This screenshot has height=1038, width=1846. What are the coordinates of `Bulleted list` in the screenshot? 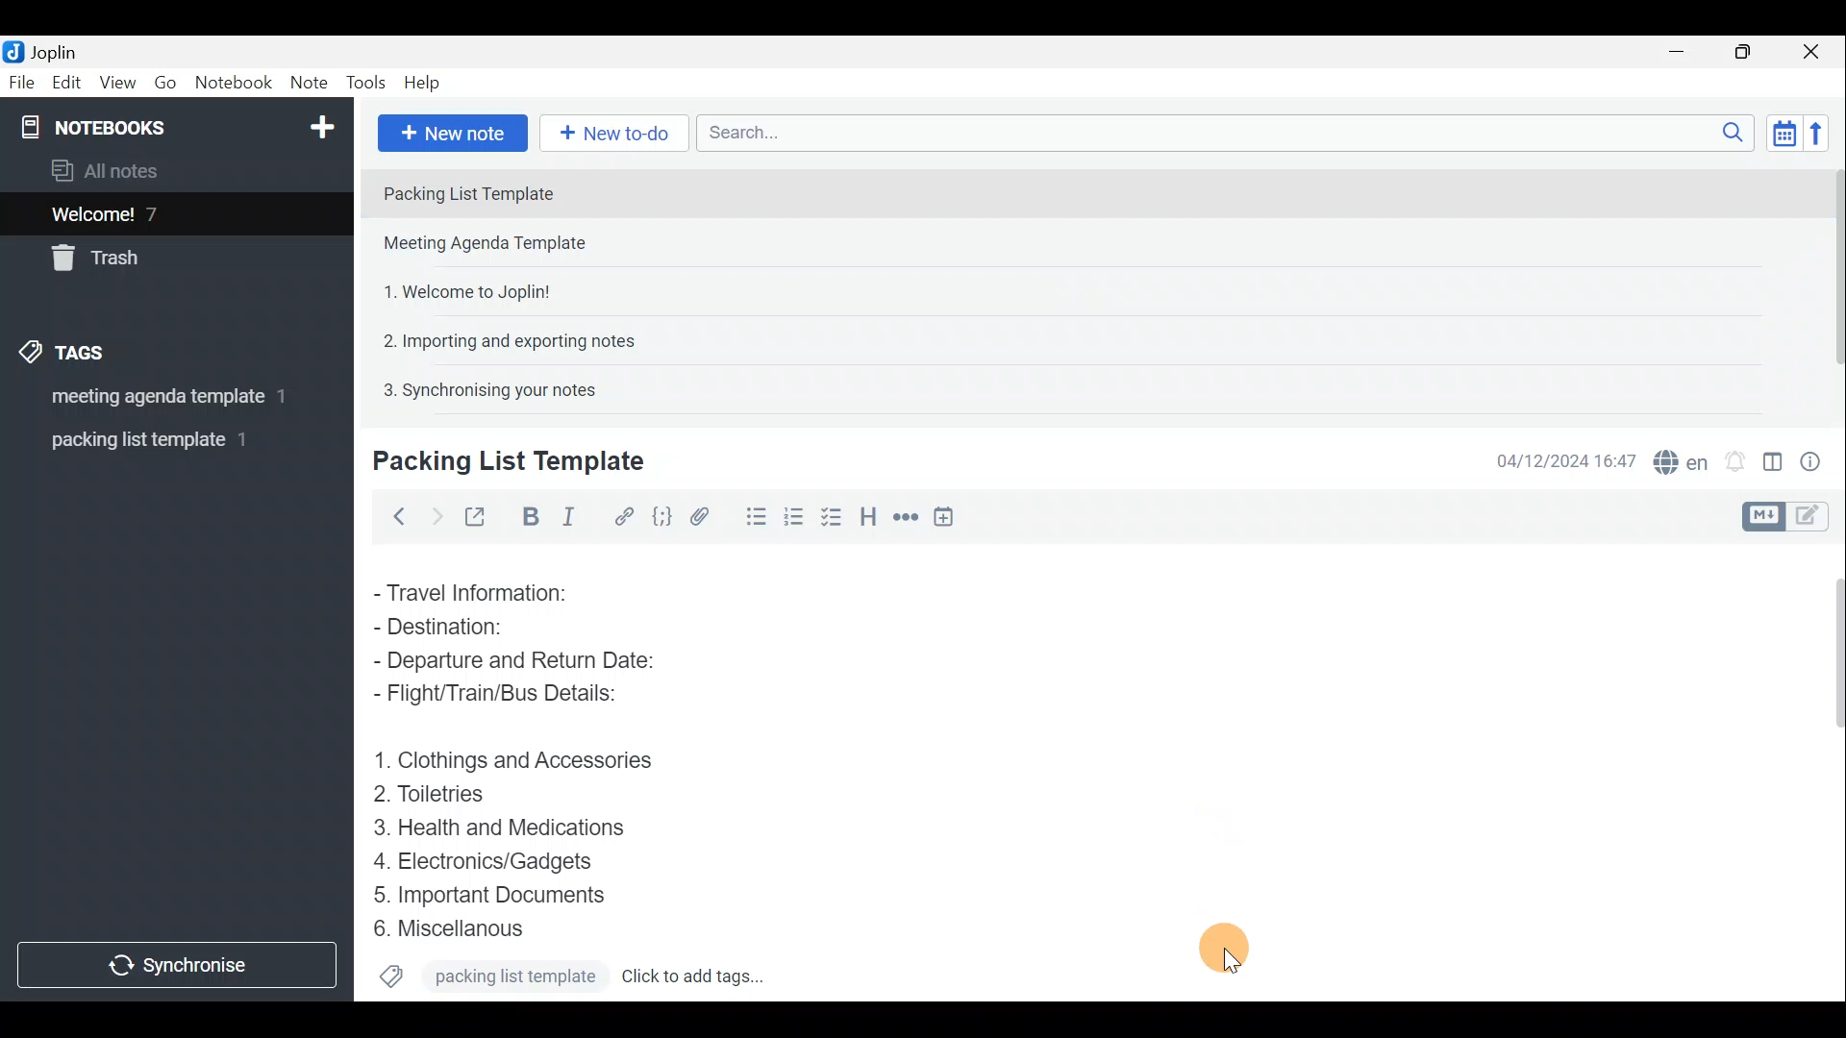 It's located at (749, 520).